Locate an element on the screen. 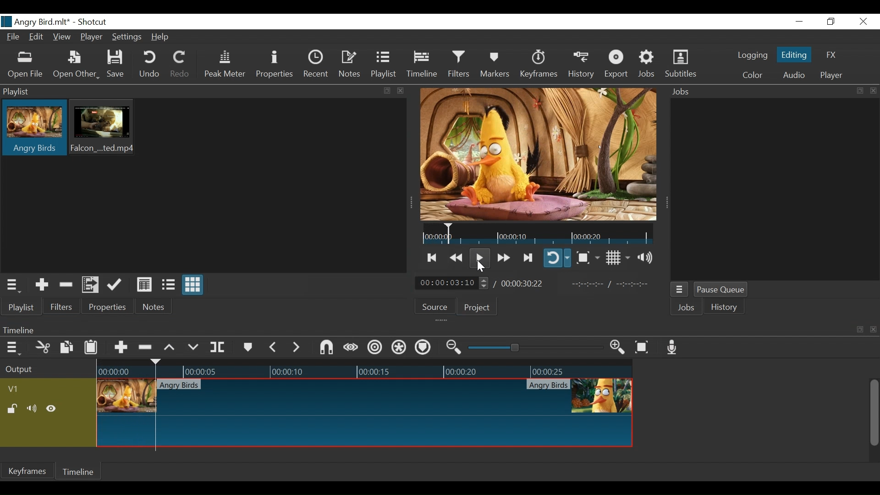 This screenshot has height=495, width=880. Project is located at coordinates (478, 309).